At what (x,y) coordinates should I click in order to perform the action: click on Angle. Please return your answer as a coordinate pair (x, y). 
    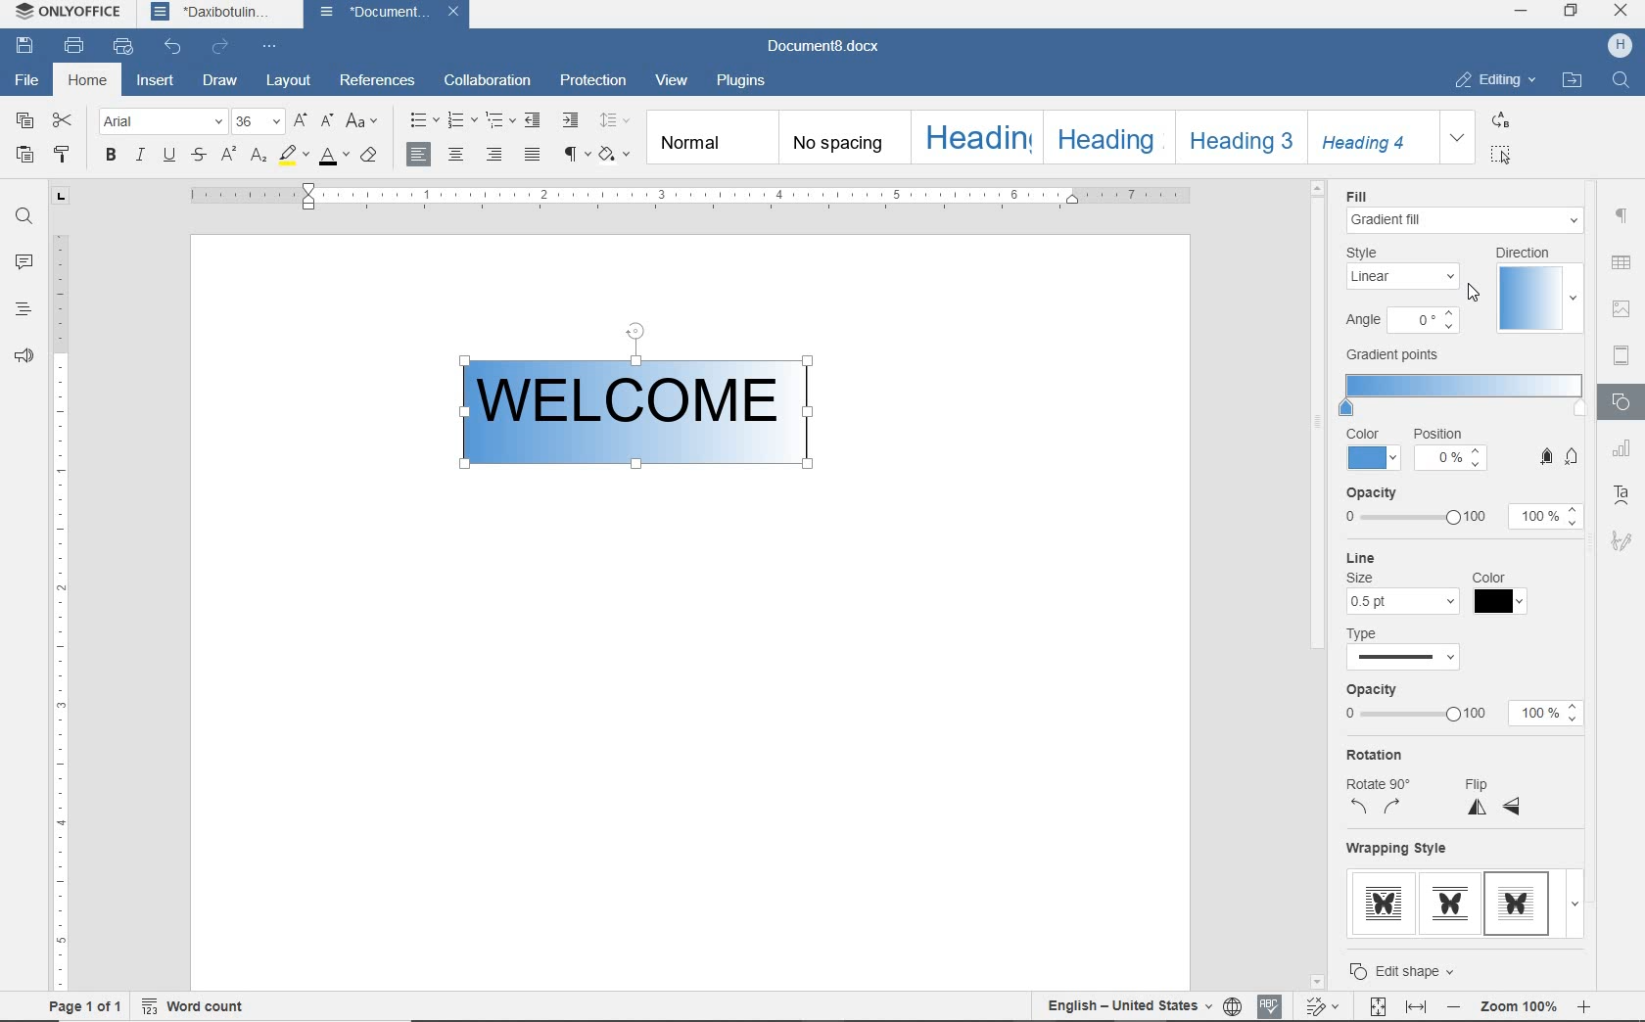
    Looking at the image, I should click on (1424, 320).